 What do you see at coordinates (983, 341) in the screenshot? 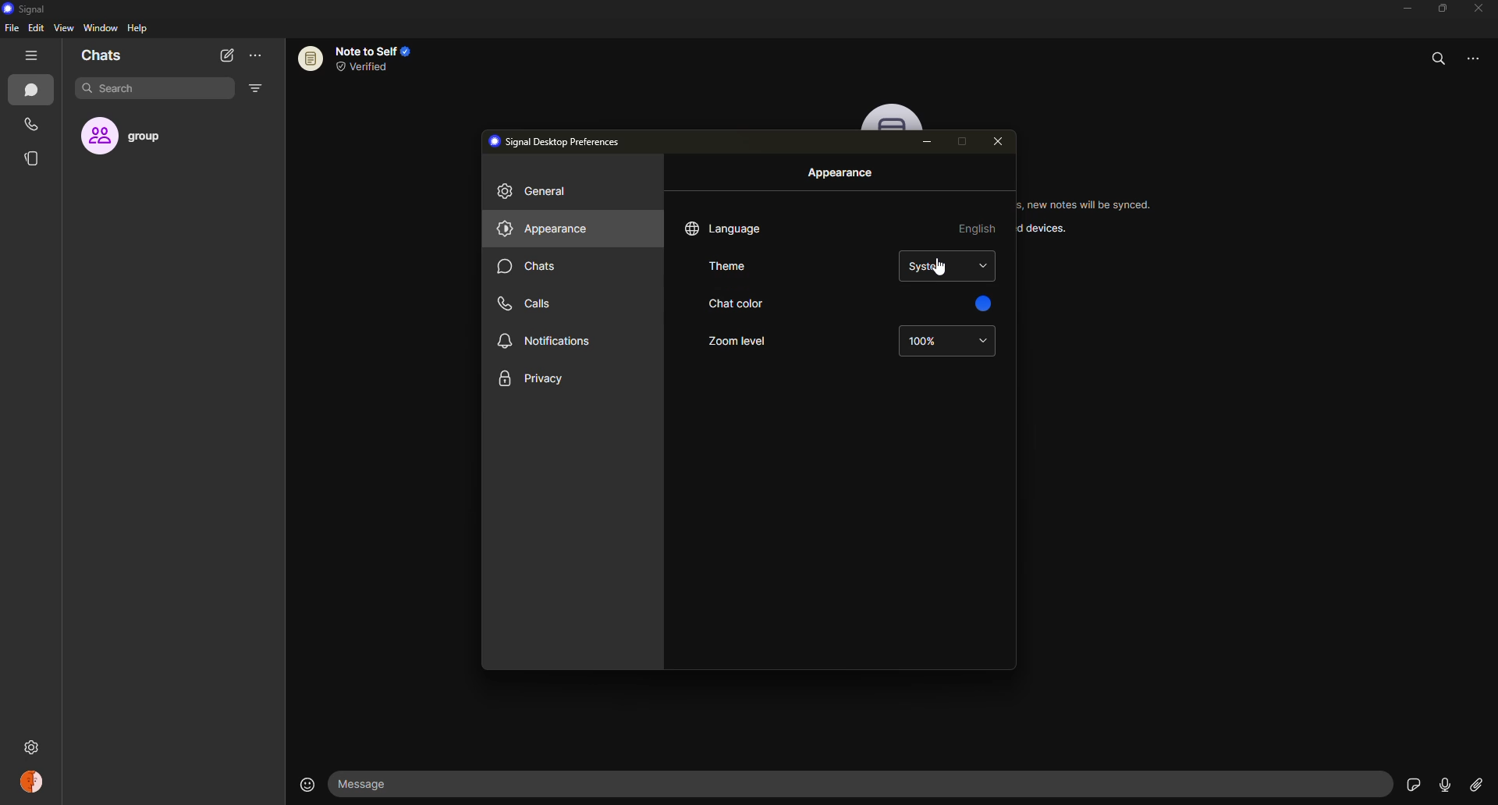
I see `drop down` at bounding box center [983, 341].